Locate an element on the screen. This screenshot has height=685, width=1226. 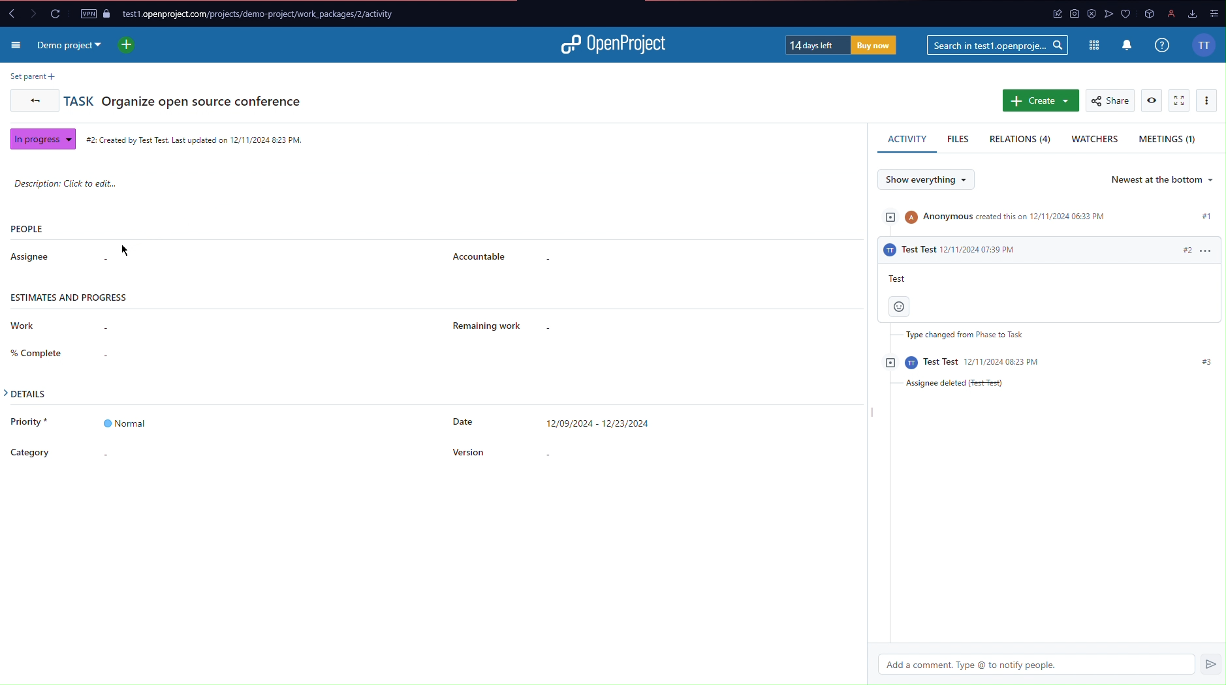
profile is located at coordinates (1171, 14).